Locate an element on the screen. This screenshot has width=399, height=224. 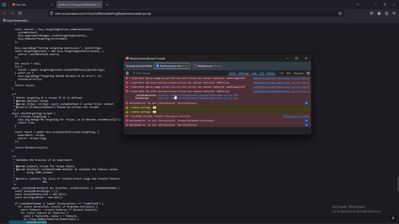
back is located at coordinates (5, 13).